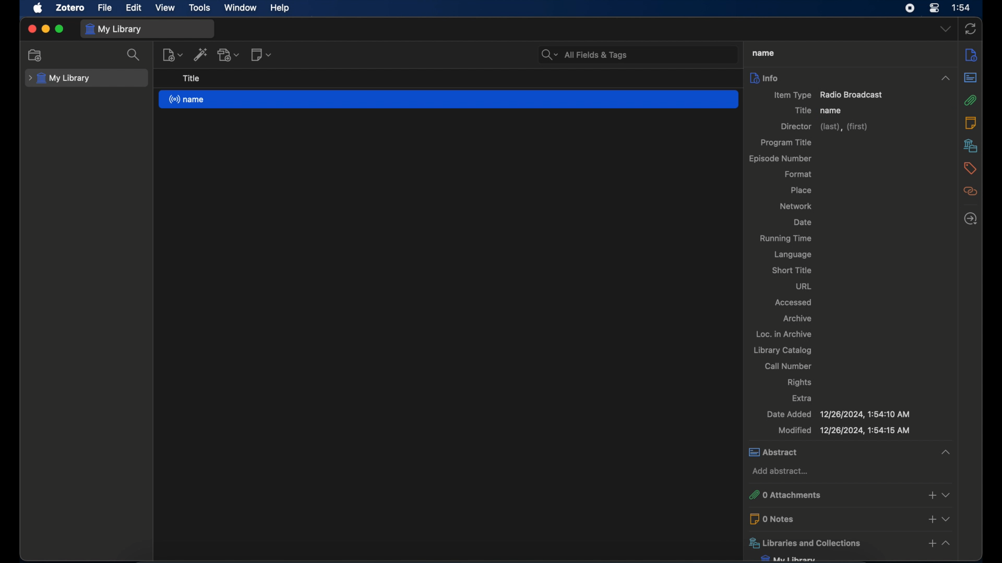 Image resolution: width=1002 pixels, height=563 pixels. What do you see at coordinates (798, 175) in the screenshot?
I see `format` at bounding box center [798, 175].